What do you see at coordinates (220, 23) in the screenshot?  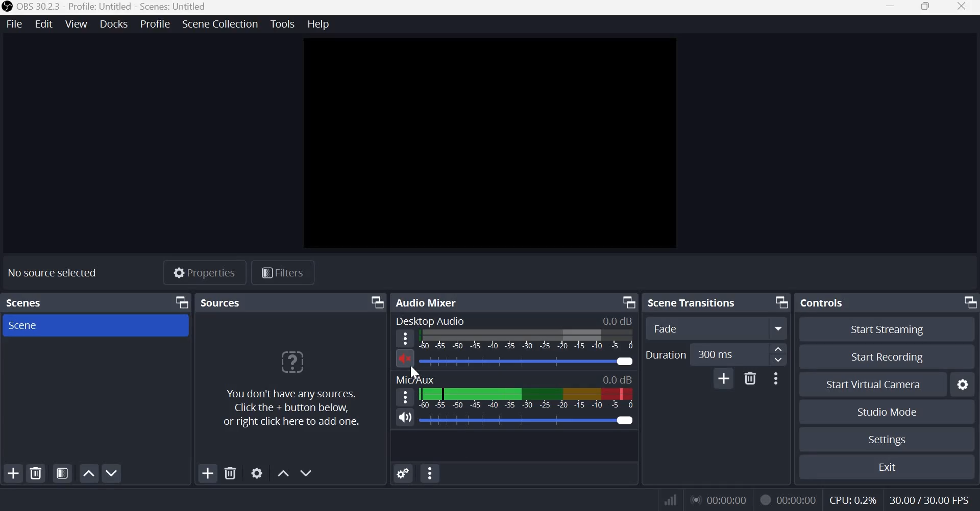 I see `Scene Collection` at bounding box center [220, 23].